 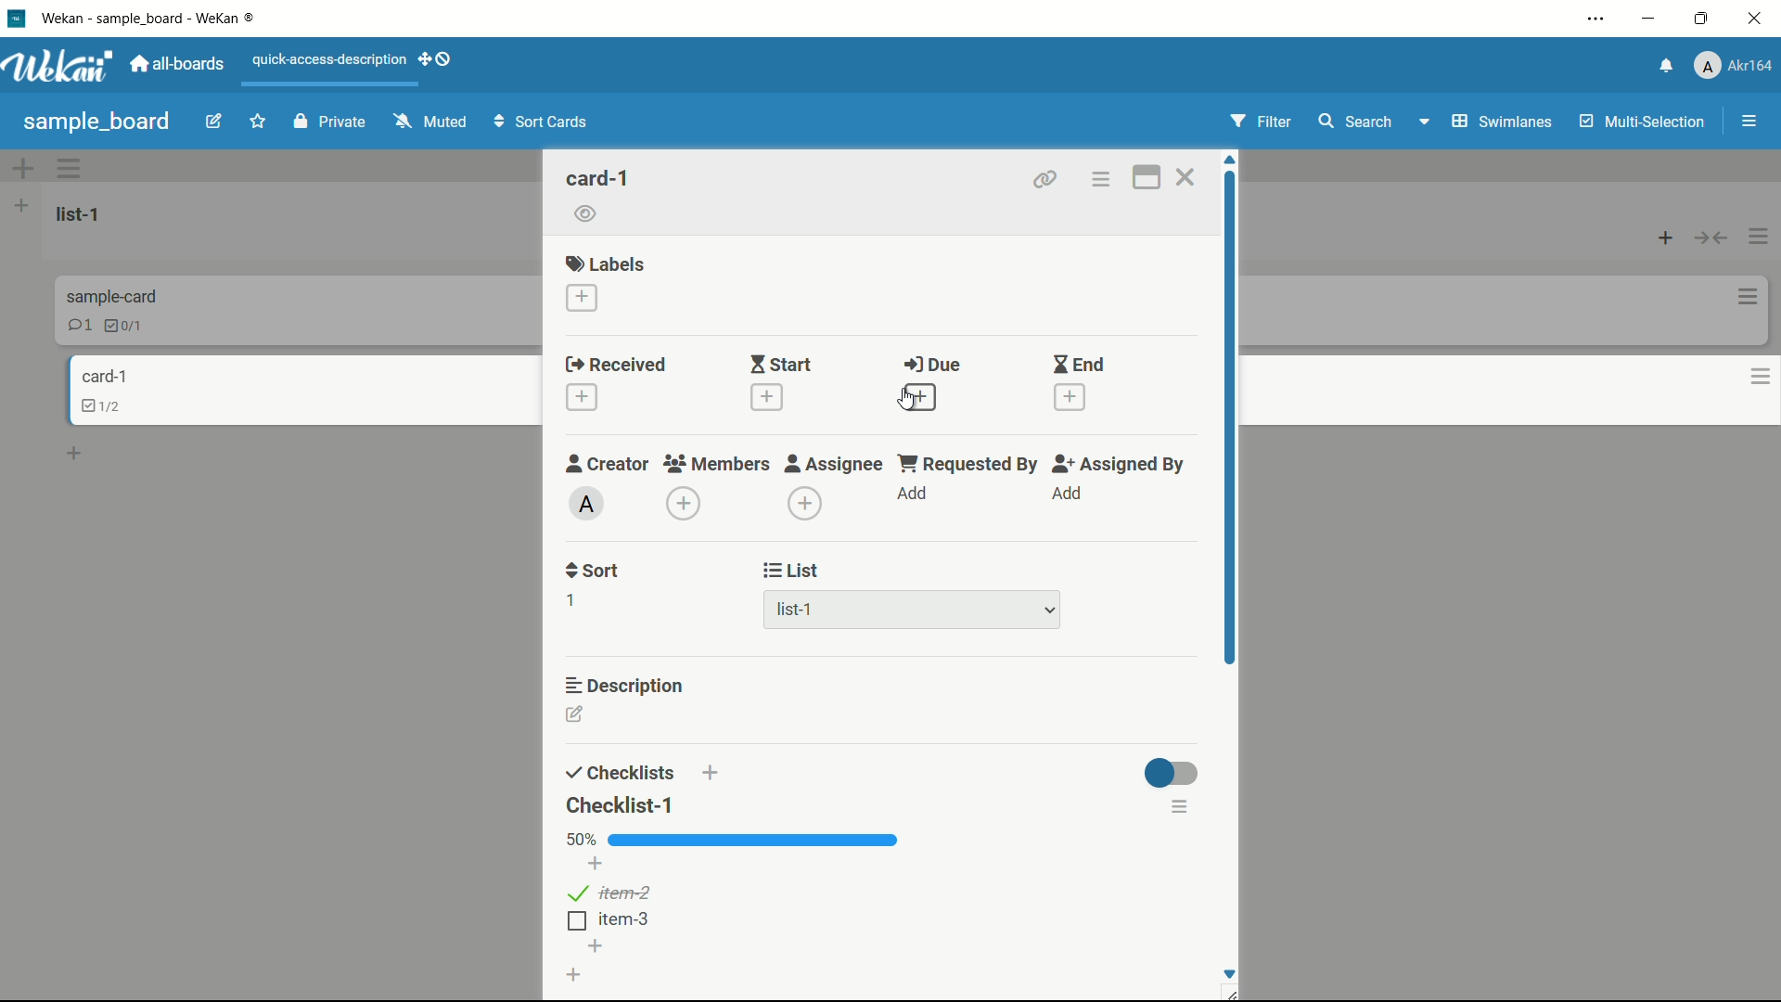 I want to click on add checklist, so click(x=572, y=975).